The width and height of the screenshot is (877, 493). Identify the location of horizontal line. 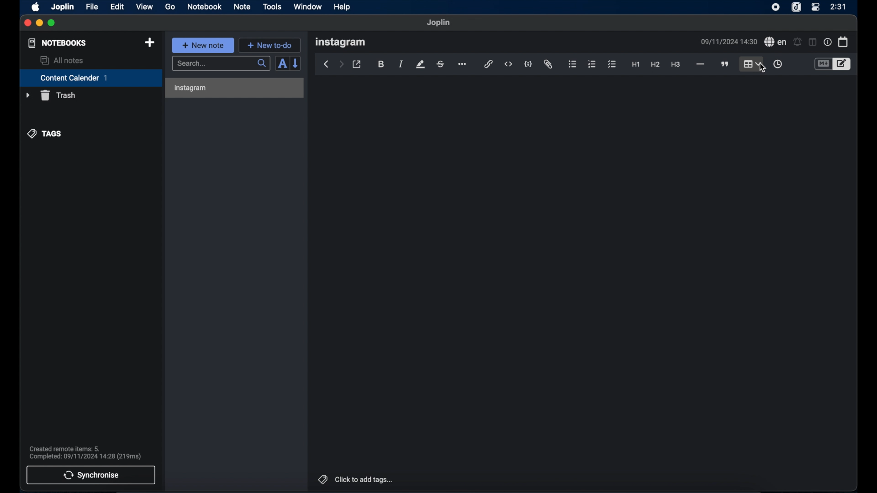
(700, 65).